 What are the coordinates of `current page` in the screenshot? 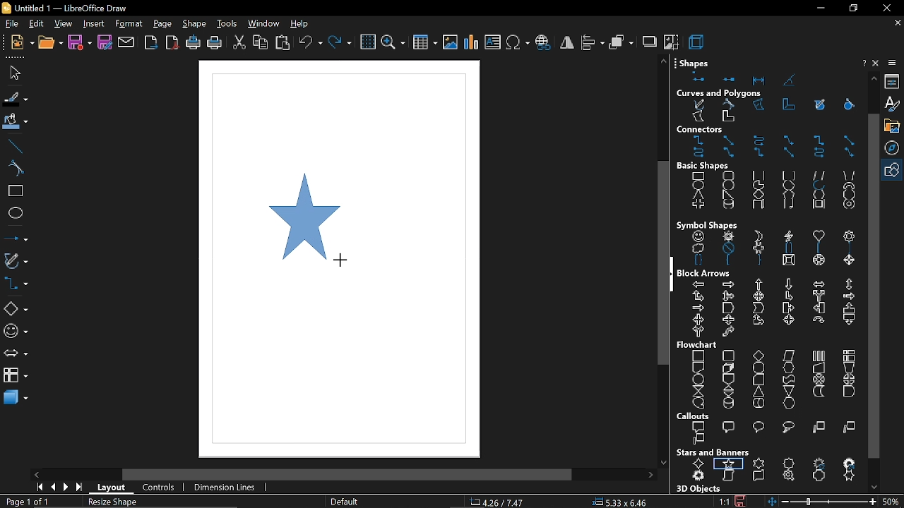 It's located at (25, 502).